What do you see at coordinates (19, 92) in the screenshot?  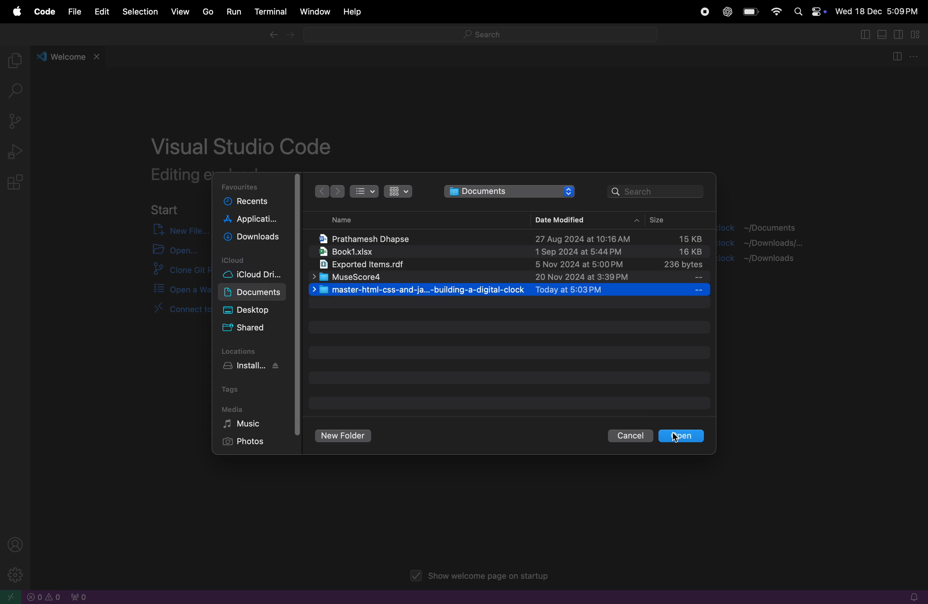 I see `search` at bounding box center [19, 92].